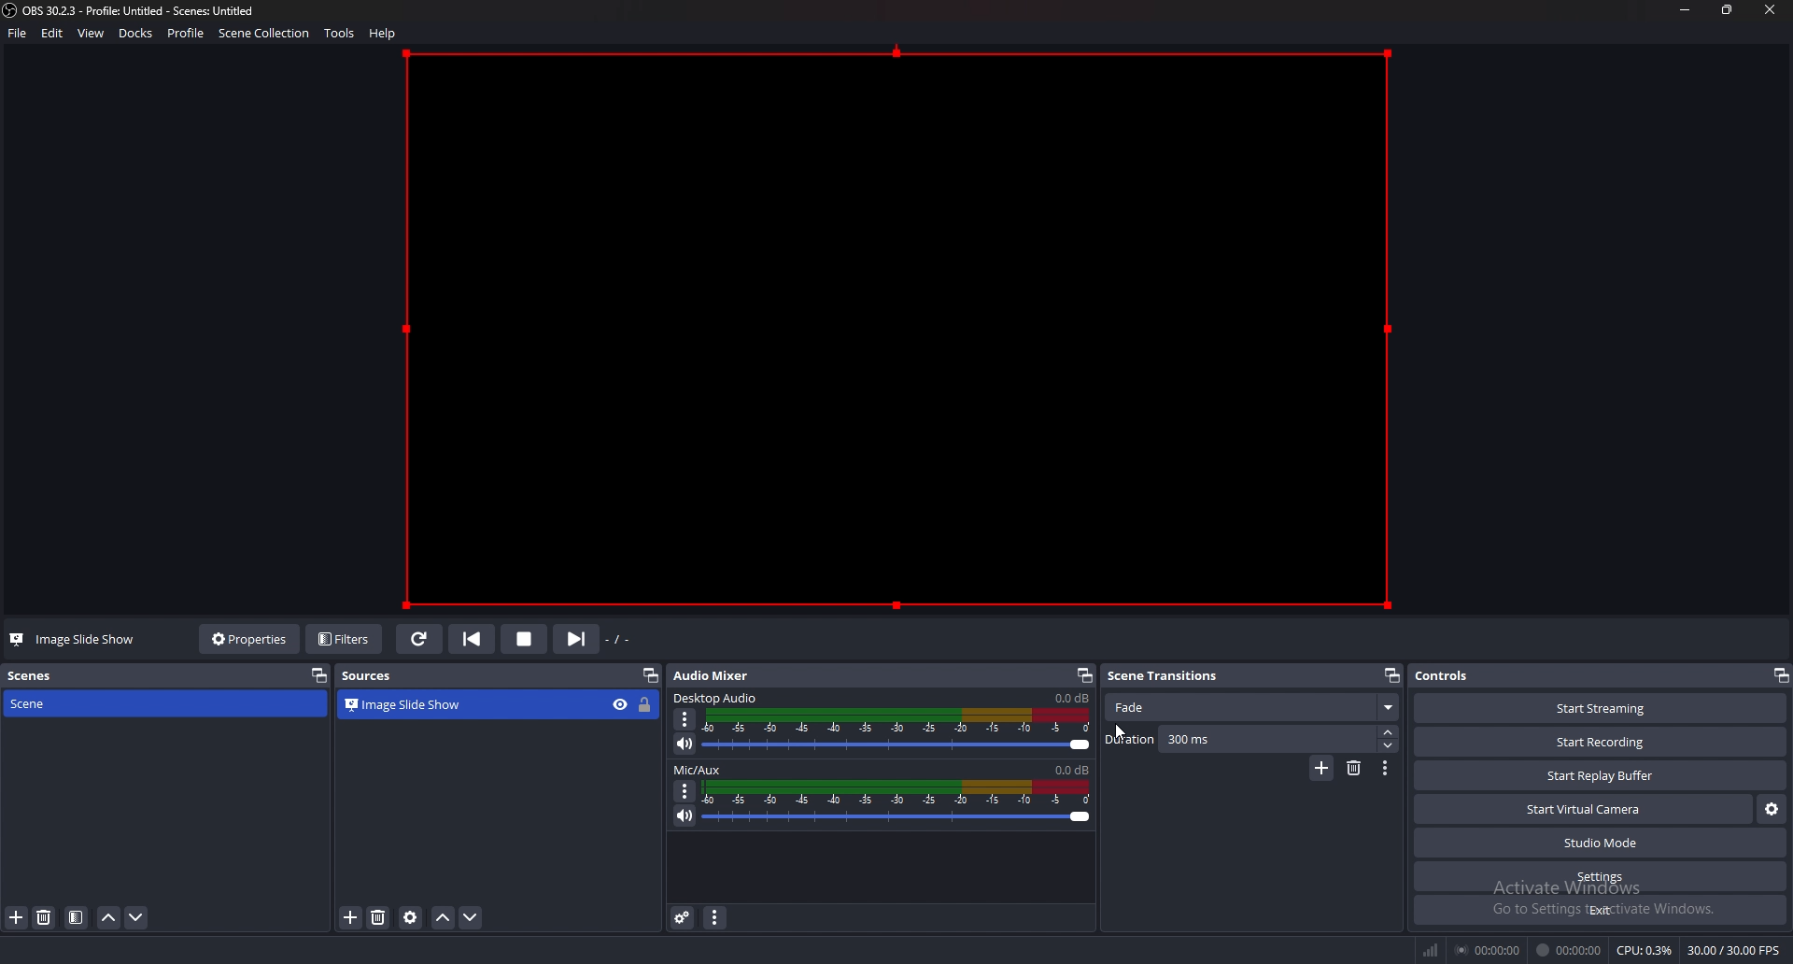  I want to click on resize, so click(1726, 9).